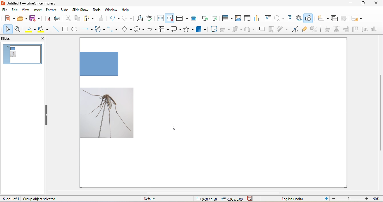  I want to click on untitled 1- libreoffice impress, so click(35, 4).